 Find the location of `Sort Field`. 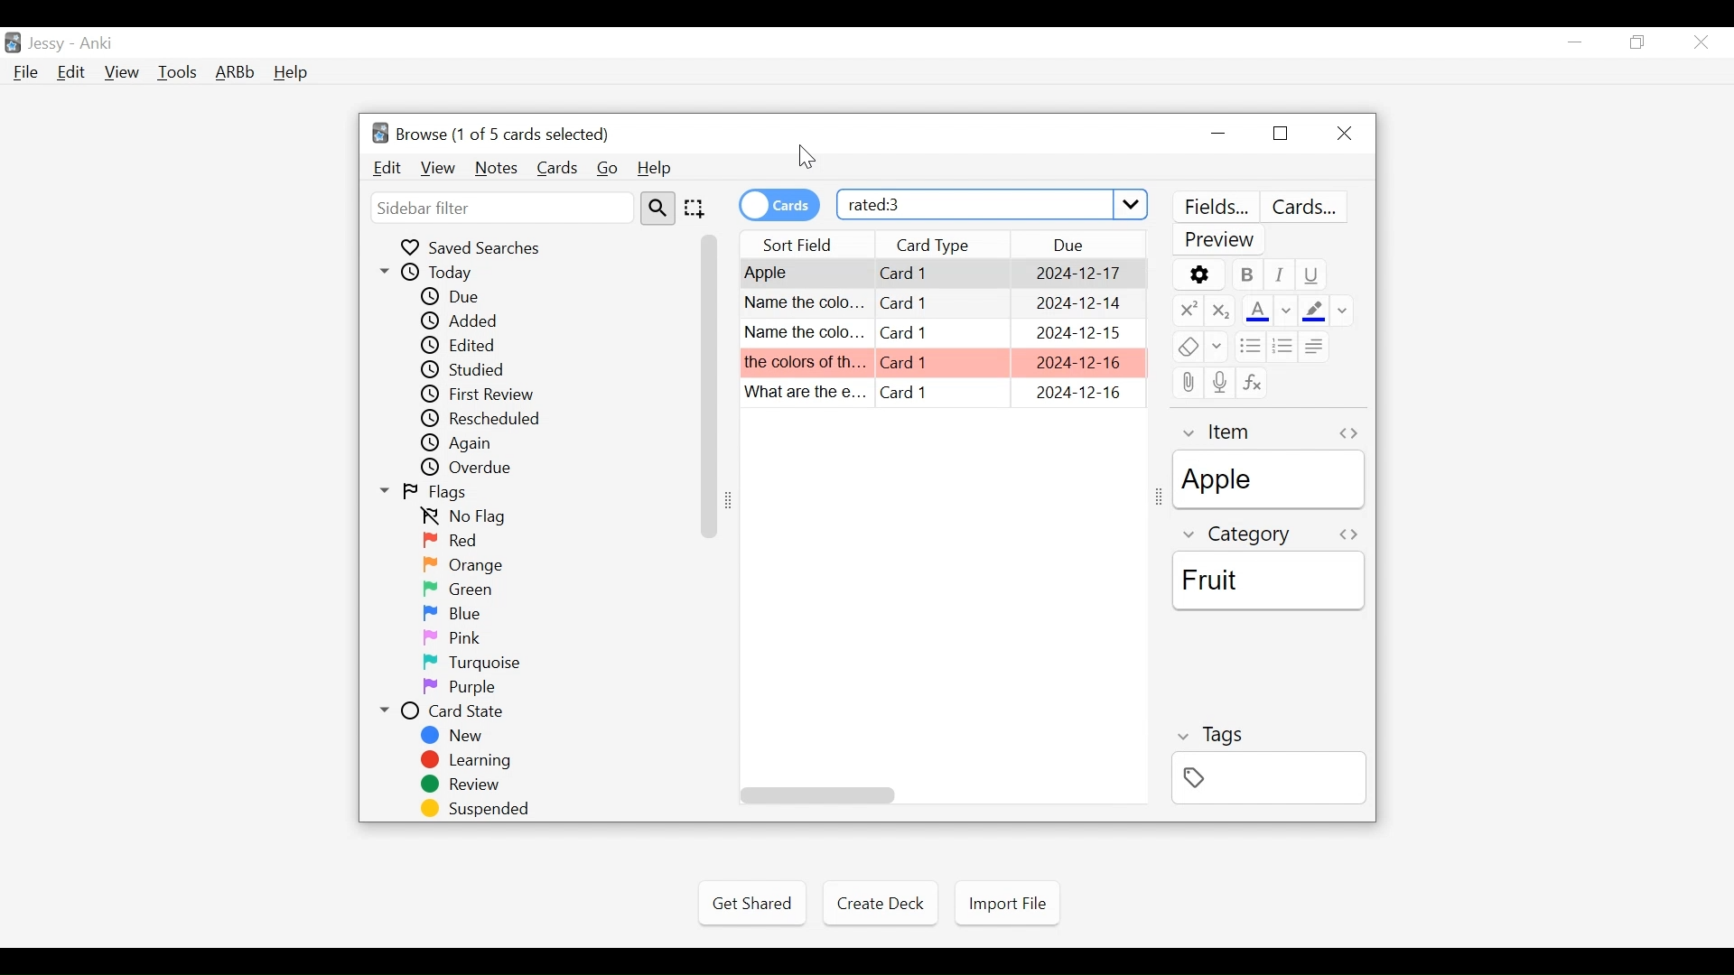

Sort Field is located at coordinates (801, 245).